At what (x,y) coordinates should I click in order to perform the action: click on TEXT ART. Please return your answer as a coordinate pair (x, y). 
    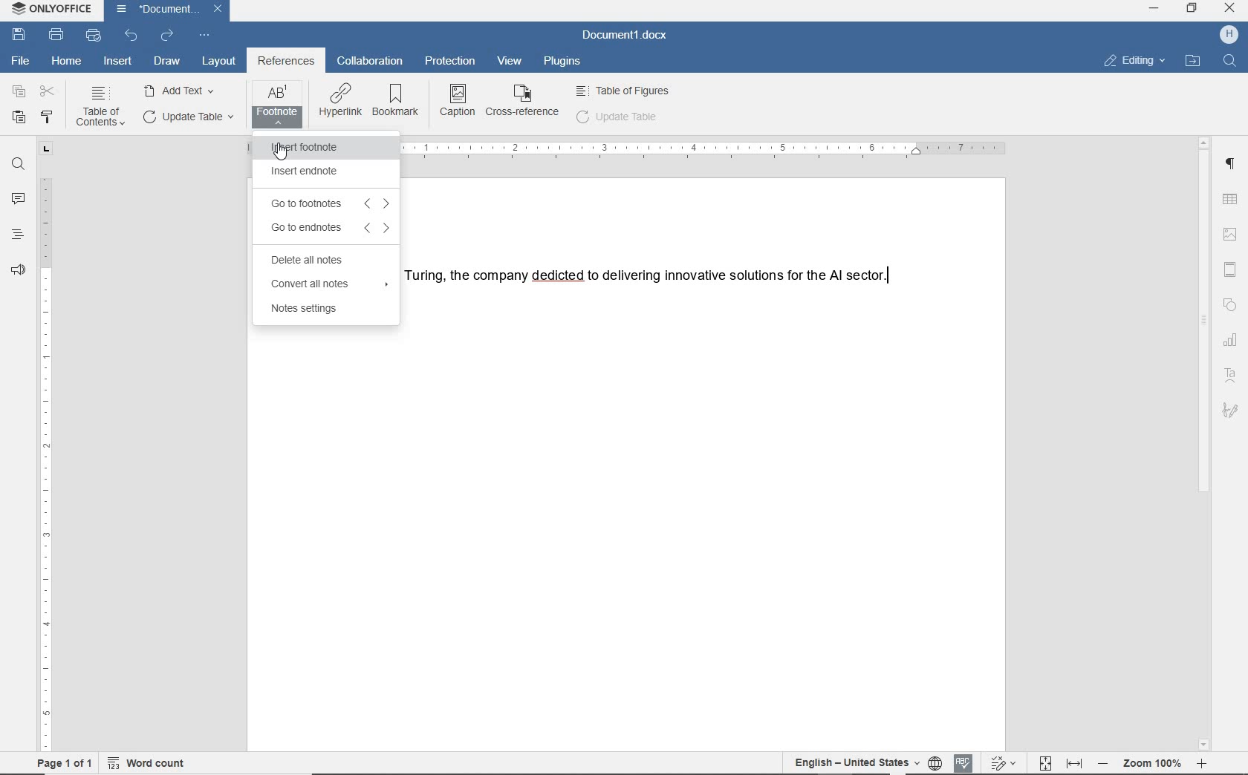
    Looking at the image, I should click on (1232, 376).